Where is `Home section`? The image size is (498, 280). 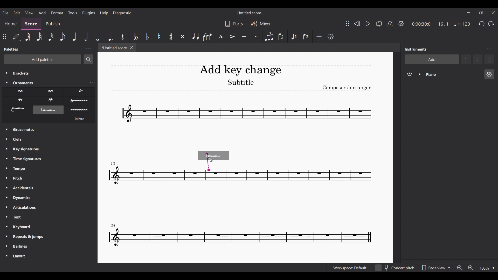
Home section is located at coordinates (11, 24).